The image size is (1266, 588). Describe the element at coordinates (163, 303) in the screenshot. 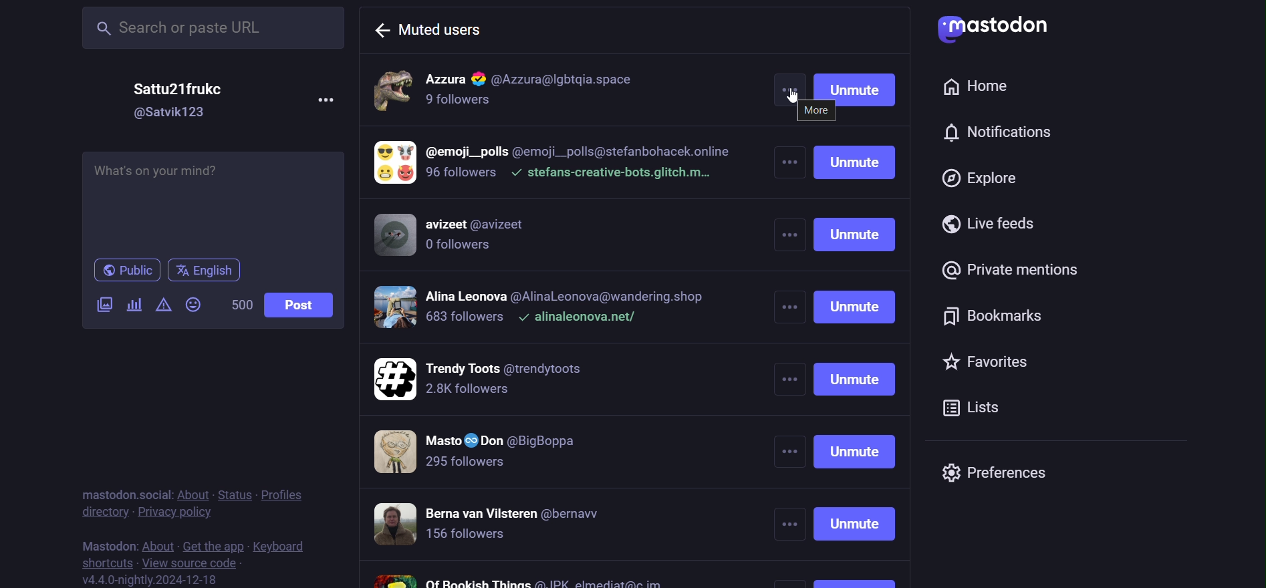

I see `content warning` at that location.